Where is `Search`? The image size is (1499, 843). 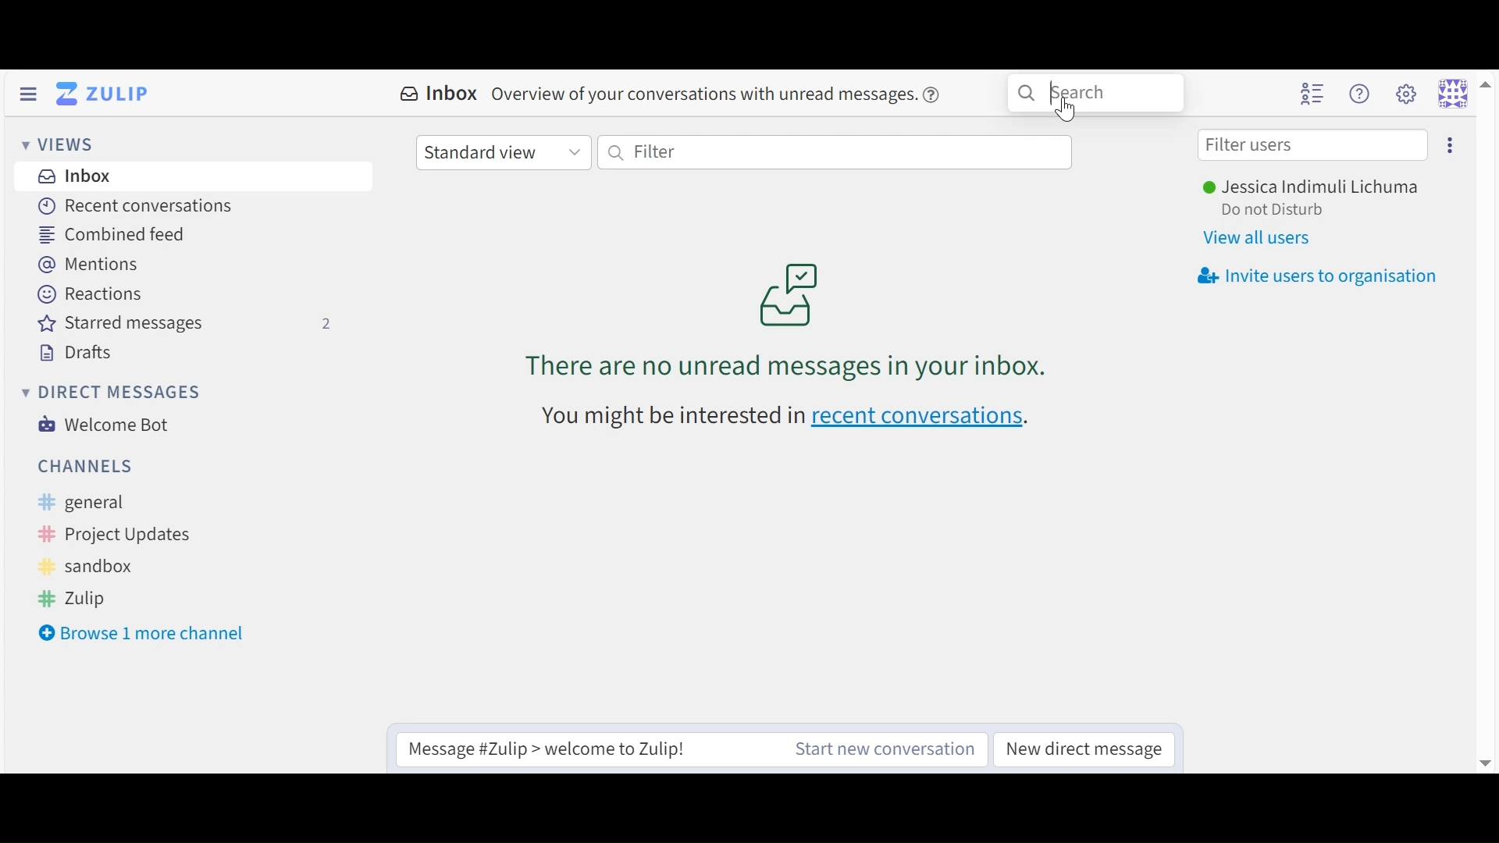 Search is located at coordinates (1095, 92).